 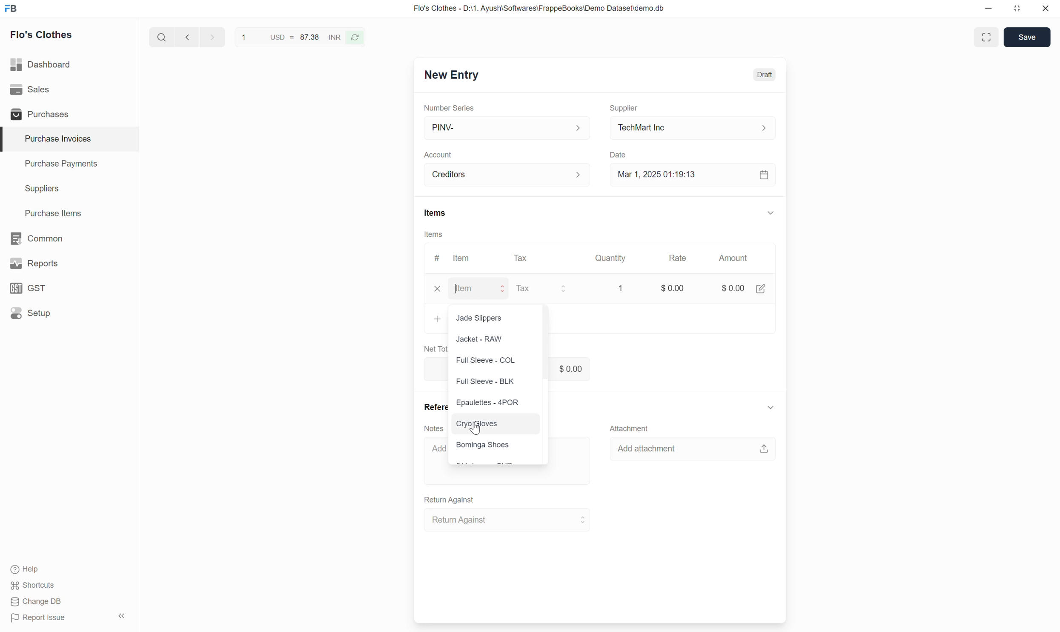 What do you see at coordinates (34, 264) in the screenshot?
I see `y Reports` at bounding box center [34, 264].